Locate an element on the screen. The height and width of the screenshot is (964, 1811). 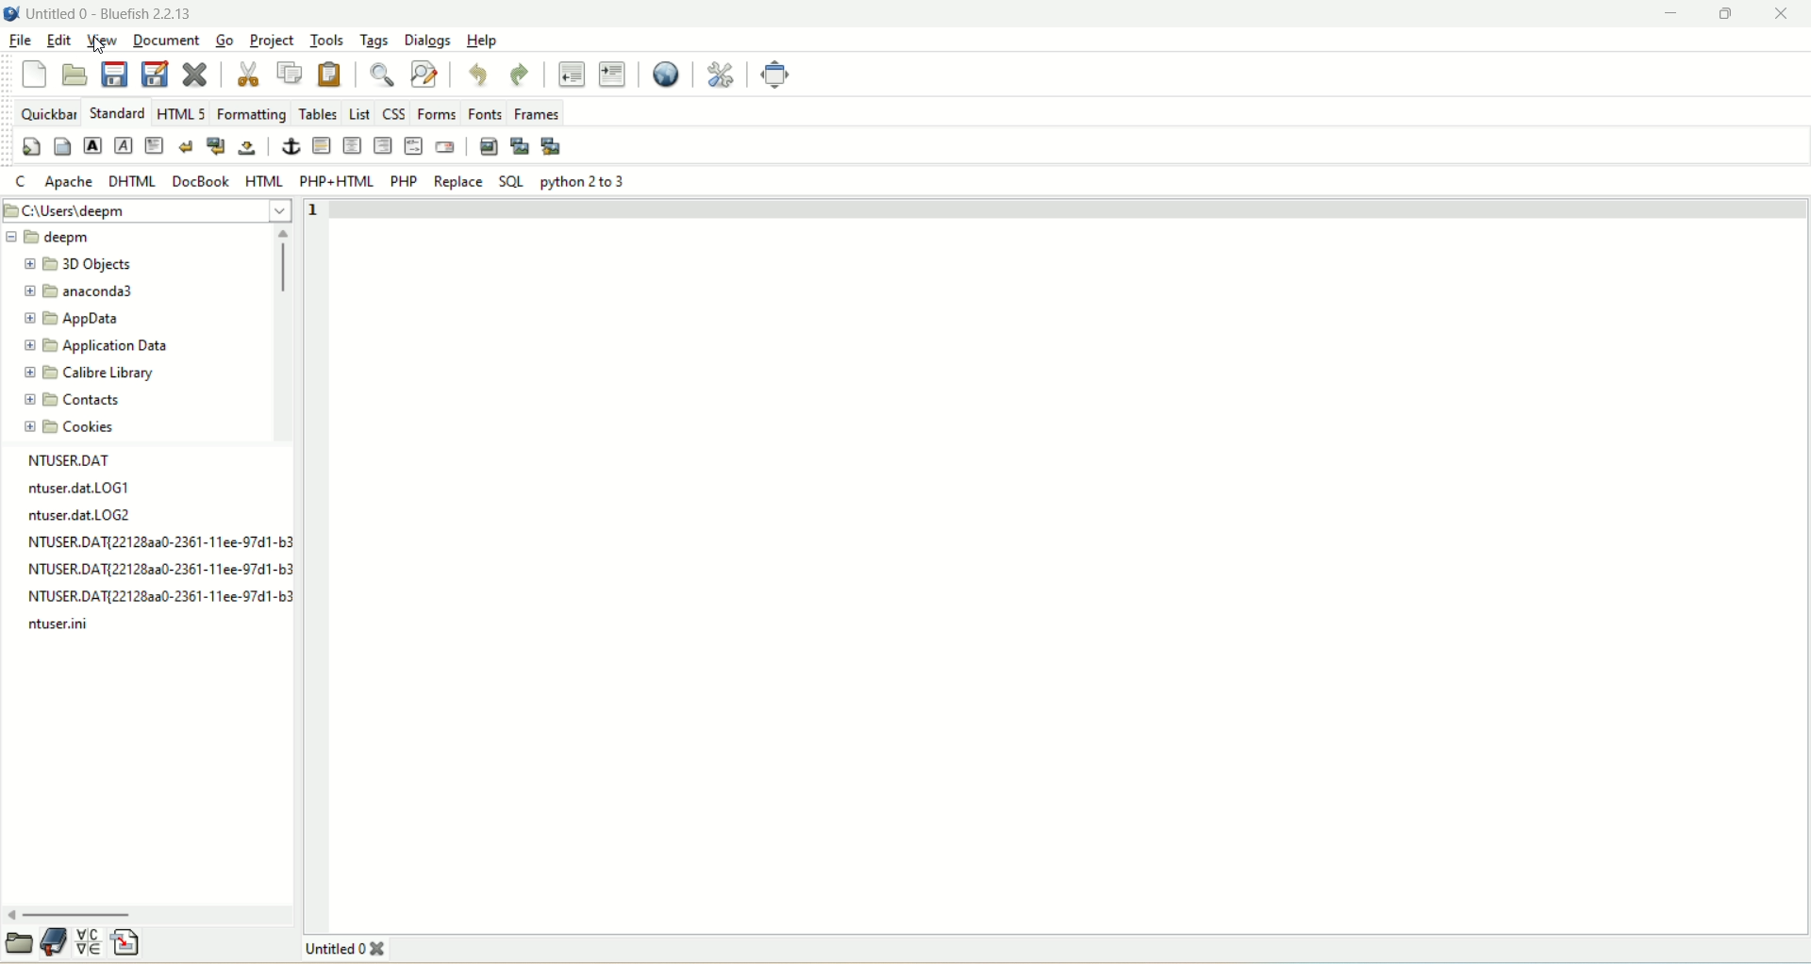
project is located at coordinates (272, 40).